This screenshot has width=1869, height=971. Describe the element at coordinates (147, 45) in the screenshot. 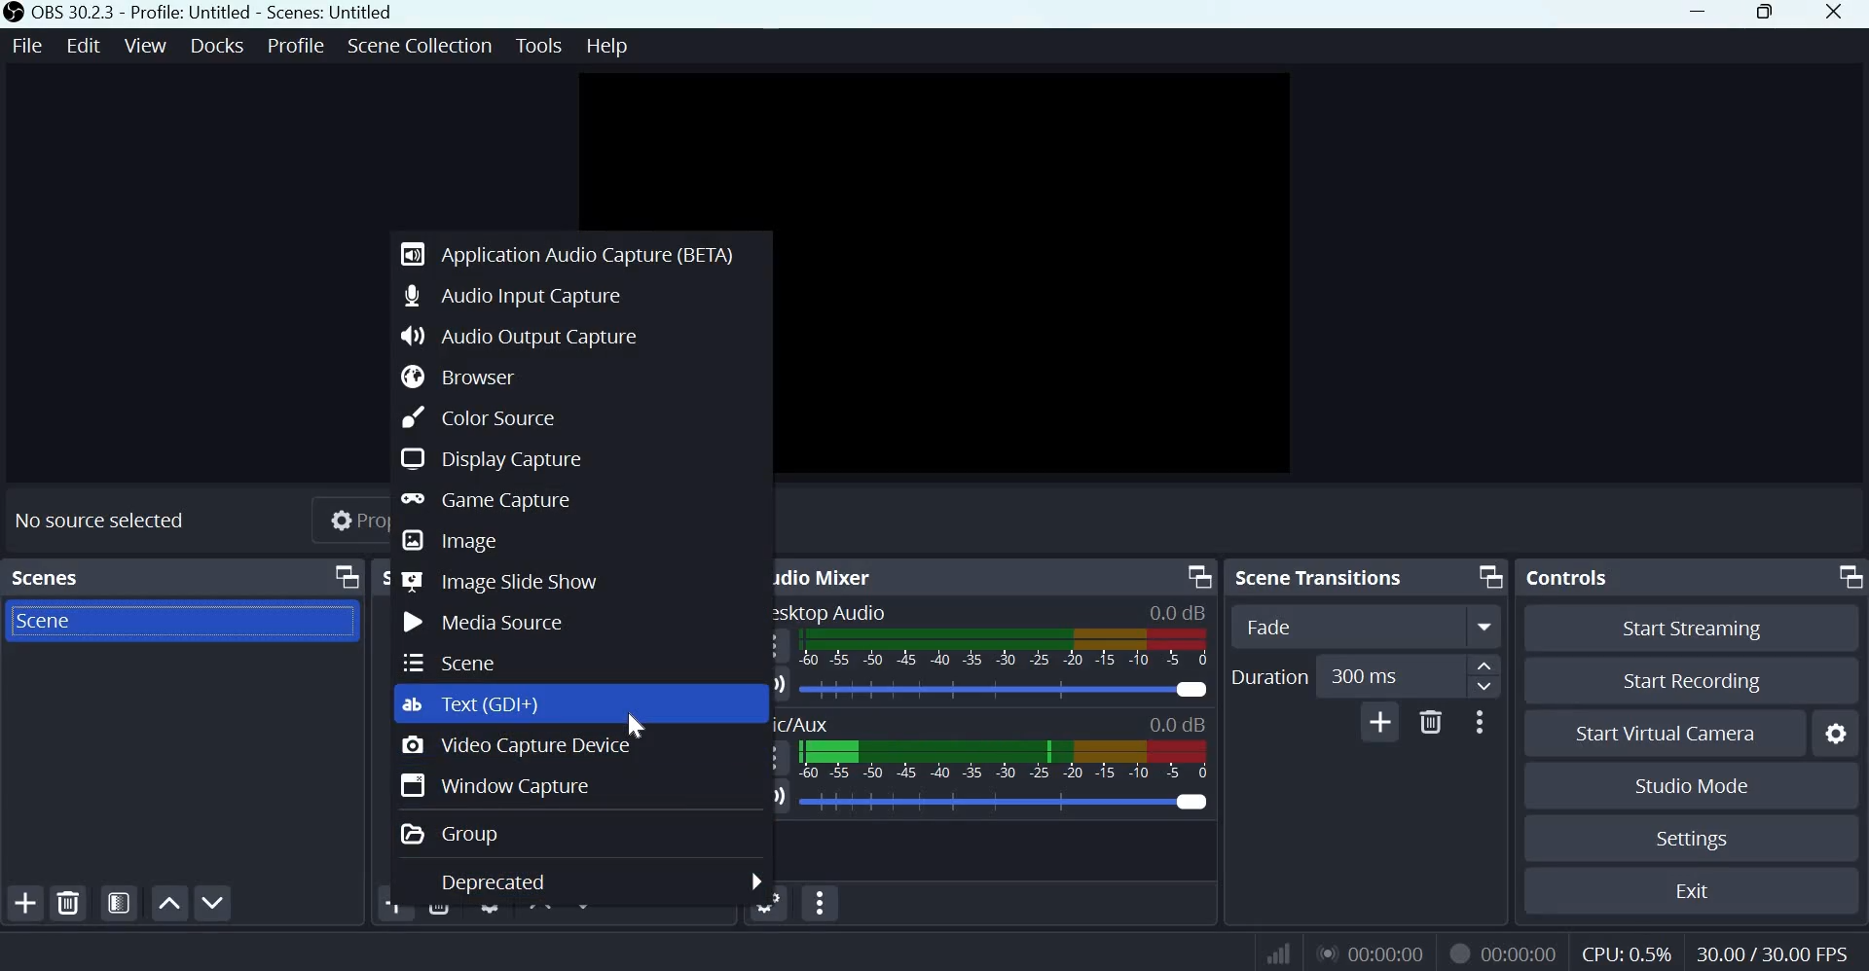

I see `View` at that location.